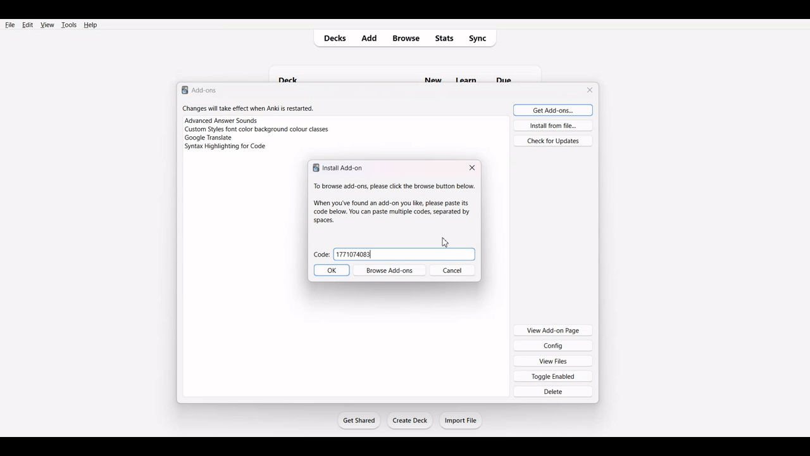  What do you see at coordinates (470, 72) in the screenshot?
I see `` at bounding box center [470, 72].